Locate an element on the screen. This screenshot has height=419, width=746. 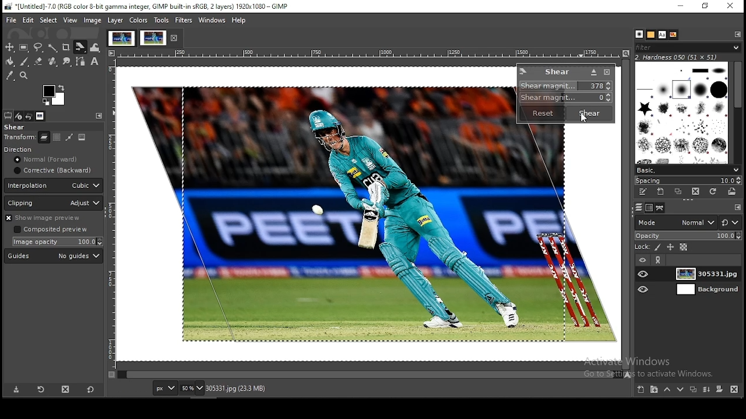
delete this layer is located at coordinates (65, 389).